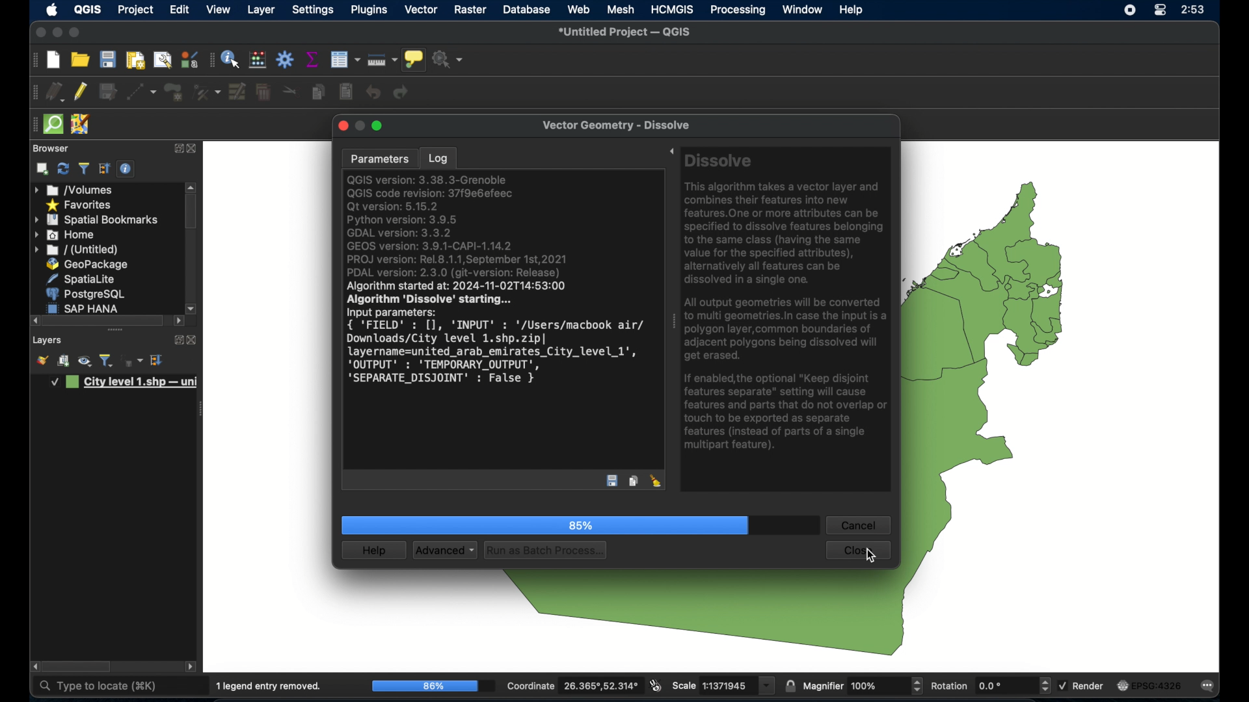 The height and width of the screenshot is (702, 1249). What do you see at coordinates (157, 360) in the screenshot?
I see `expand all` at bounding box center [157, 360].